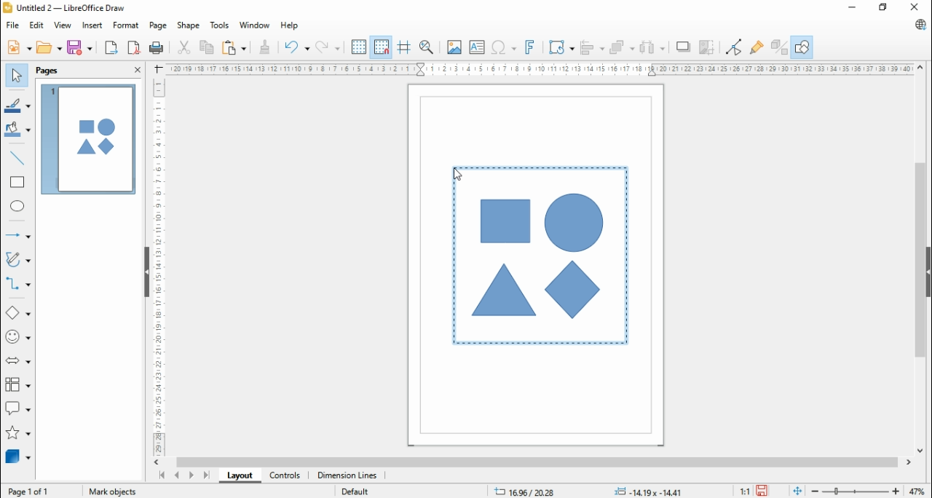  I want to click on controls, so click(284, 476).